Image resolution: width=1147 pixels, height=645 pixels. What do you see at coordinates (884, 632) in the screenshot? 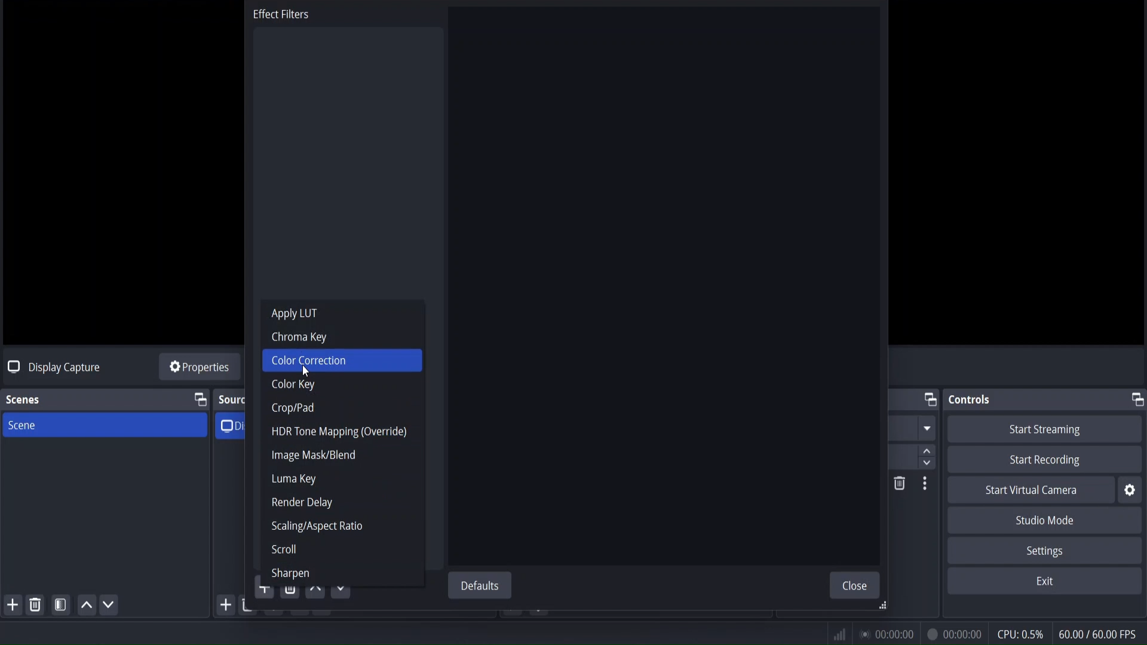
I see `status` at bounding box center [884, 632].